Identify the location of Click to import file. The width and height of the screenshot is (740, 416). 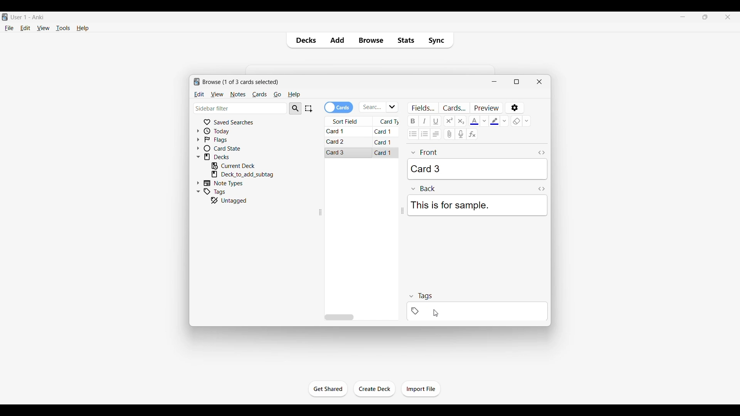
(421, 389).